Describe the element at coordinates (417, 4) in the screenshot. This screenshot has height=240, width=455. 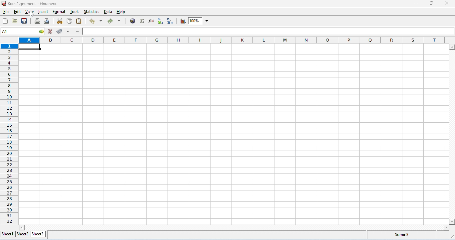
I see `minimize` at that location.